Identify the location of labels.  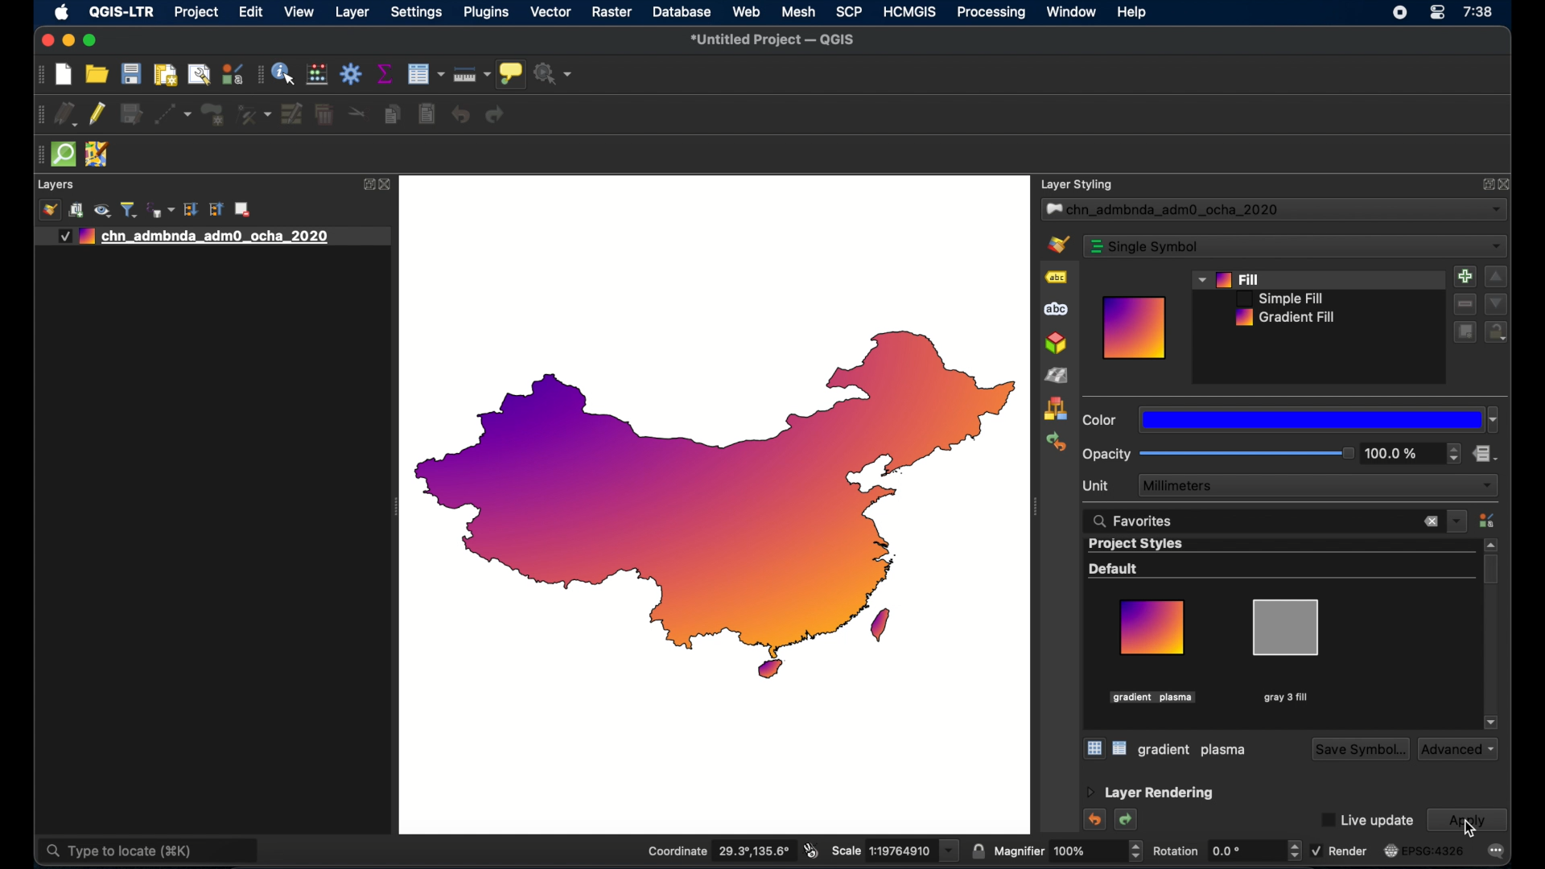
(1057, 277).